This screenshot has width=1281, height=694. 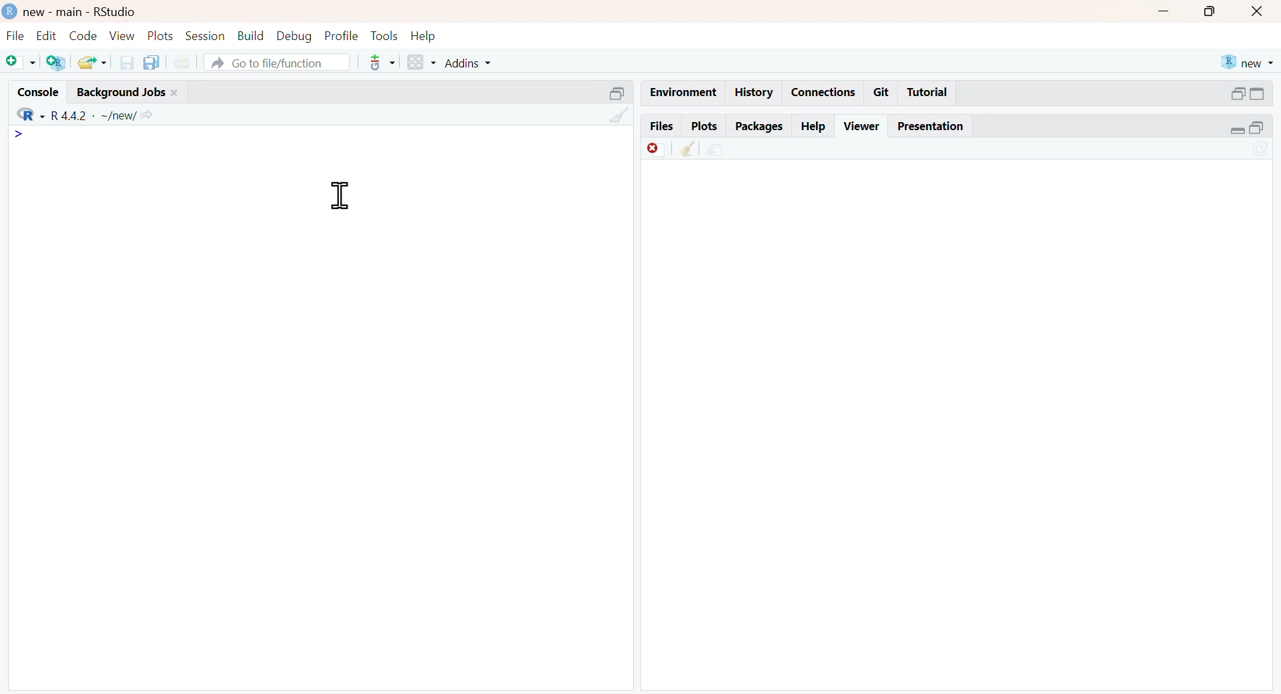 What do you see at coordinates (123, 61) in the screenshot?
I see `Save current doc` at bounding box center [123, 61].